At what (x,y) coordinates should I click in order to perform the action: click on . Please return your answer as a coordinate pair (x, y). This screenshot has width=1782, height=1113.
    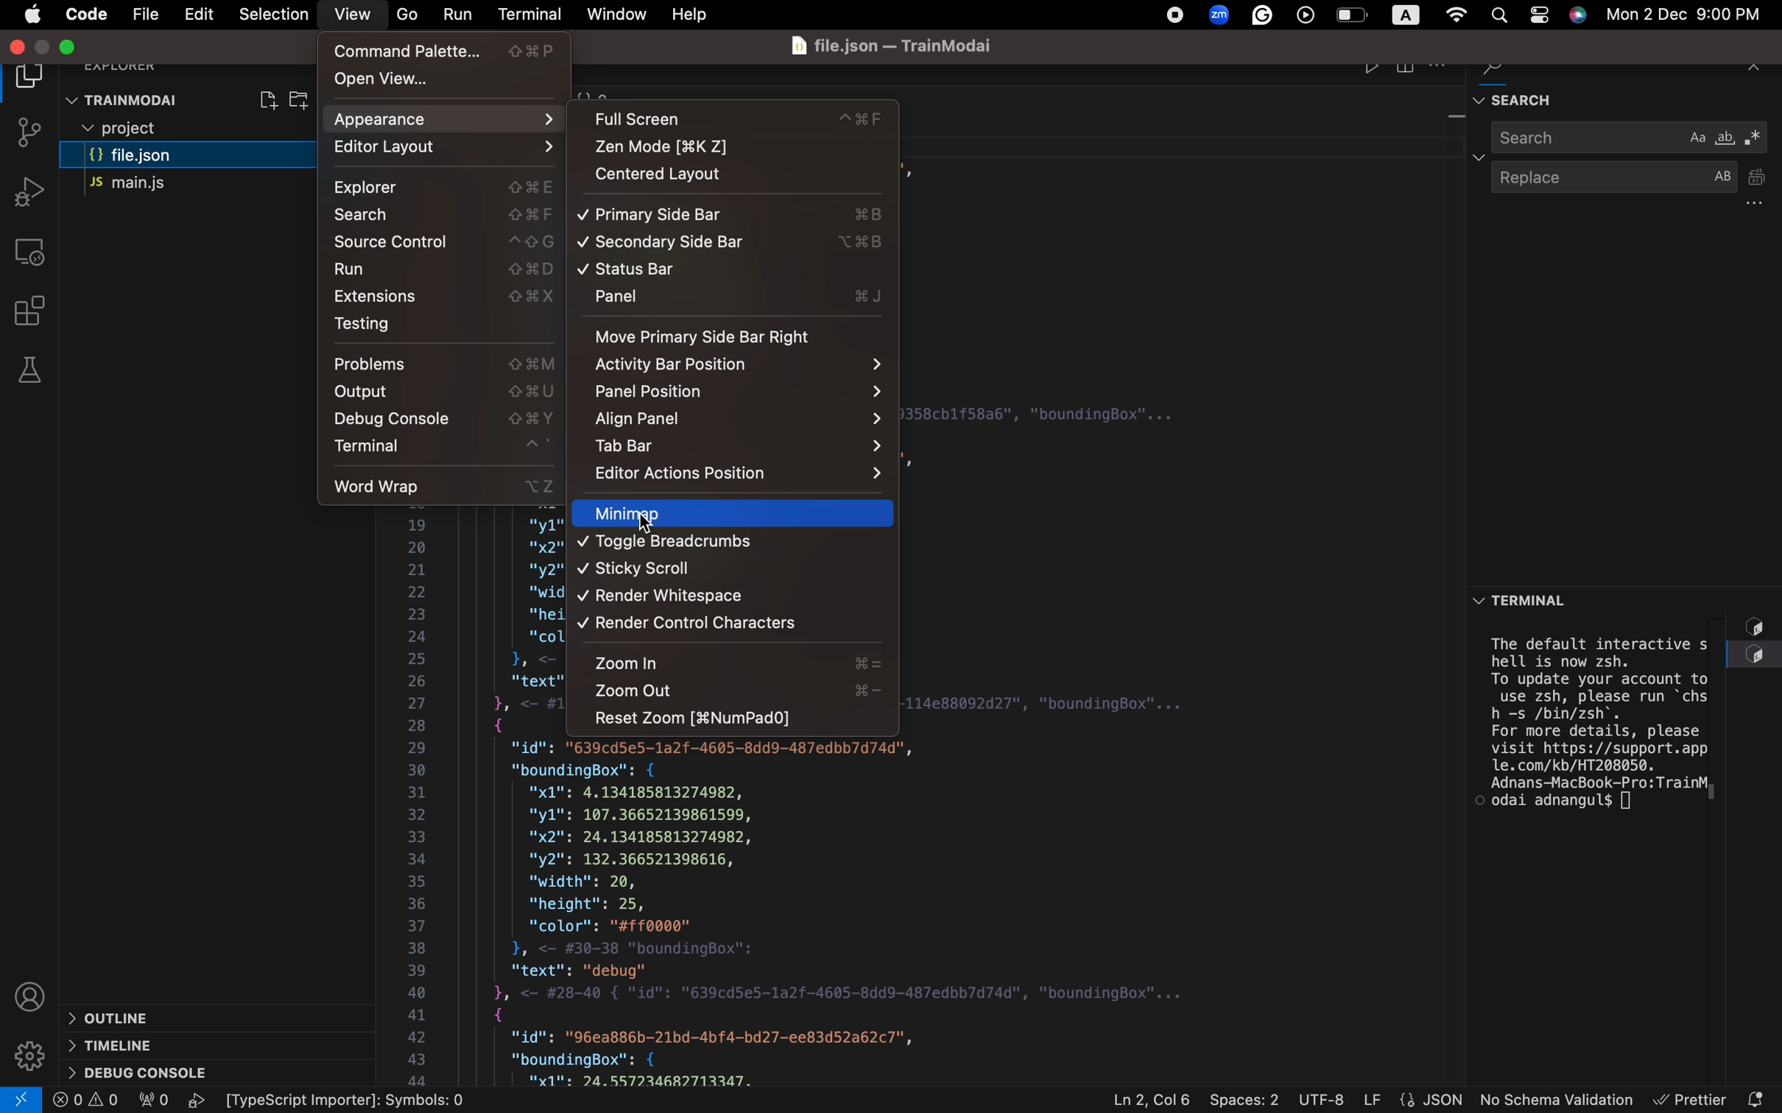
    Looking at the image, I should click on (734, 513).